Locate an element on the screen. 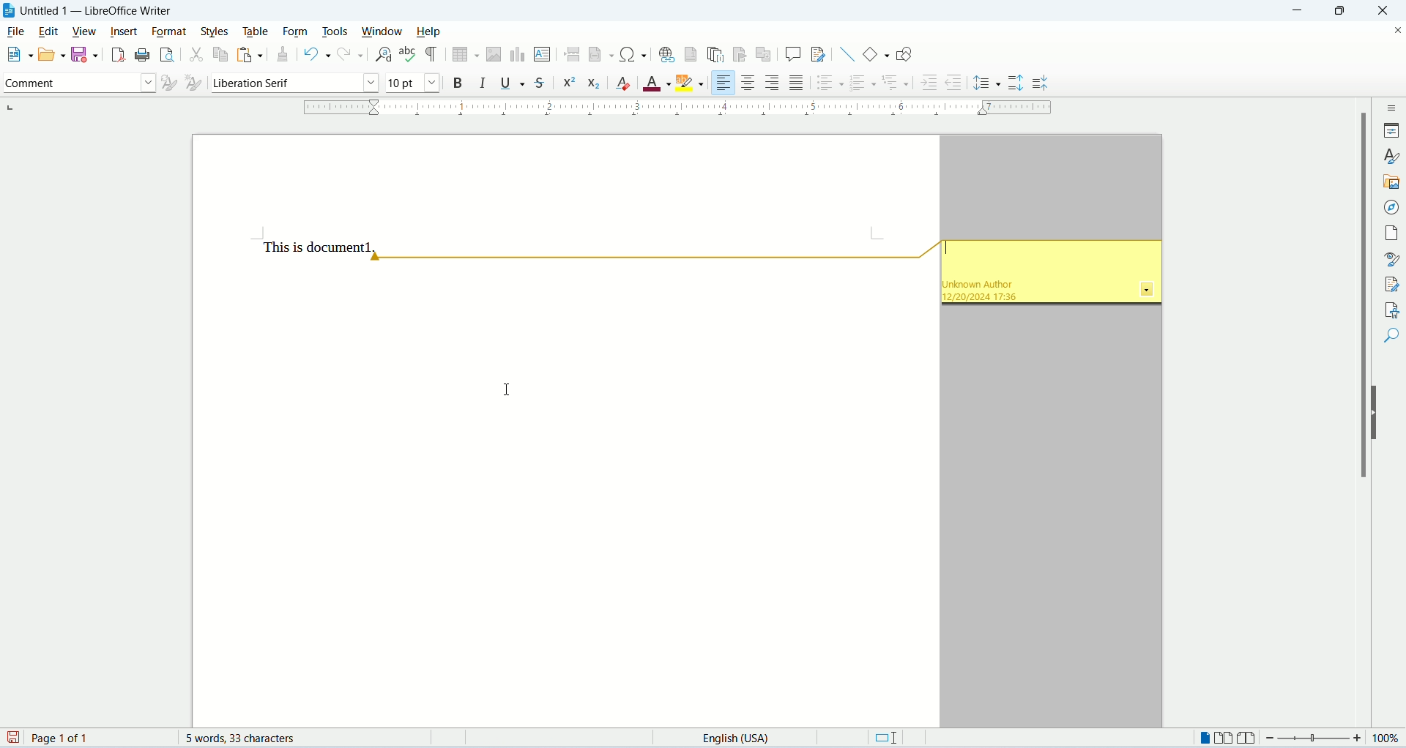  clear formatting is located at coordinates (625, 84).